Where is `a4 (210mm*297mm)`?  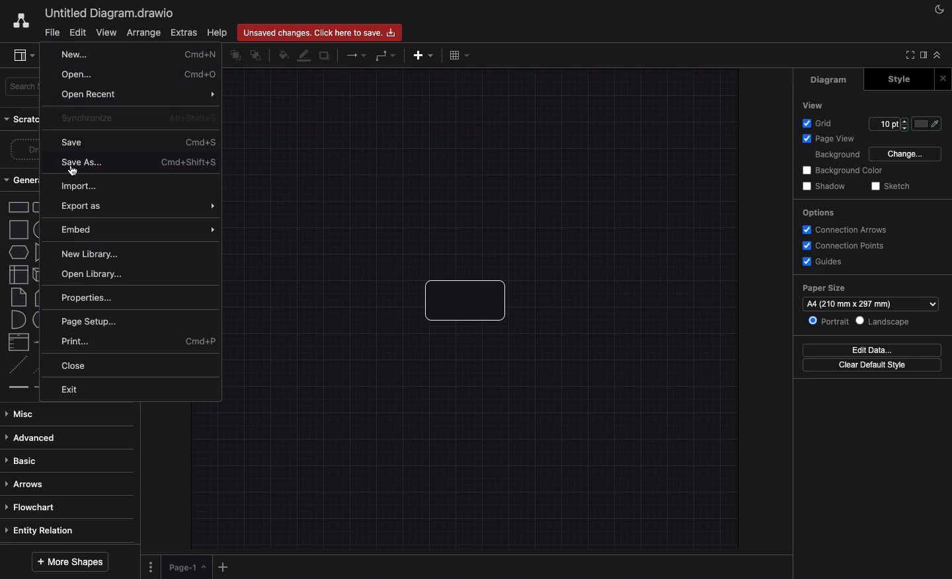
a4 (210mm*297mm) is located at coordinates (852, 303).